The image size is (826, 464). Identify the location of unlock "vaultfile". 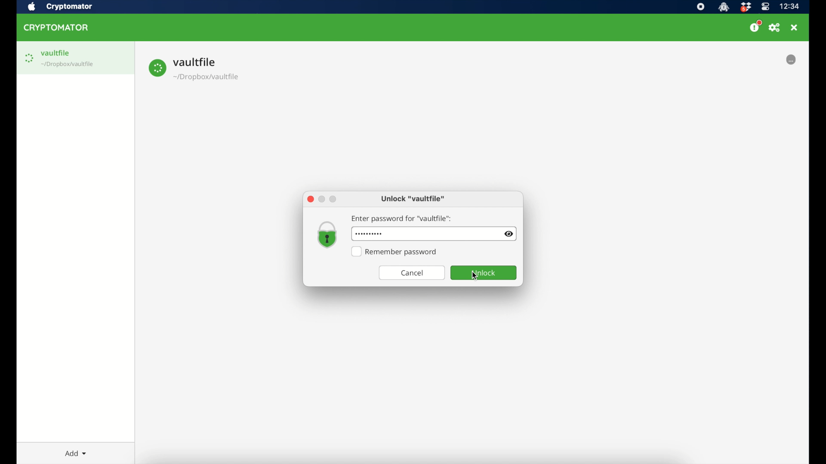
(413, 199).